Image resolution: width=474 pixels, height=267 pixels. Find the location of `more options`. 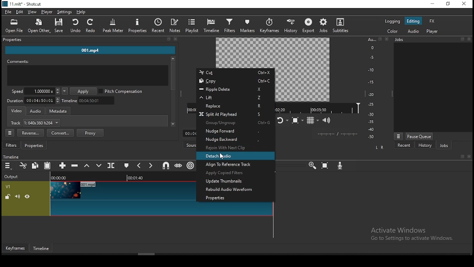

more options is located at coordinates (398, 136).